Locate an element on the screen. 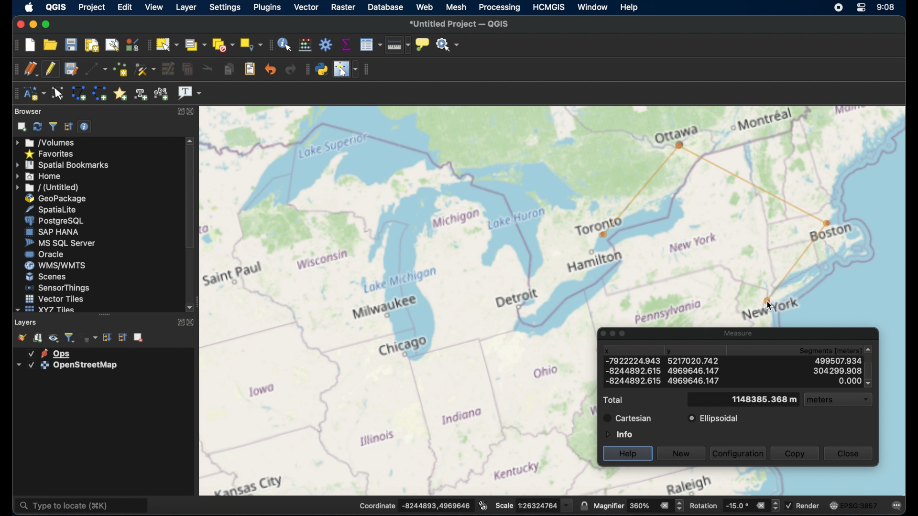 The height and width of the screenshot is (516, 918). open field calculator is located at coordinates (306, 44).